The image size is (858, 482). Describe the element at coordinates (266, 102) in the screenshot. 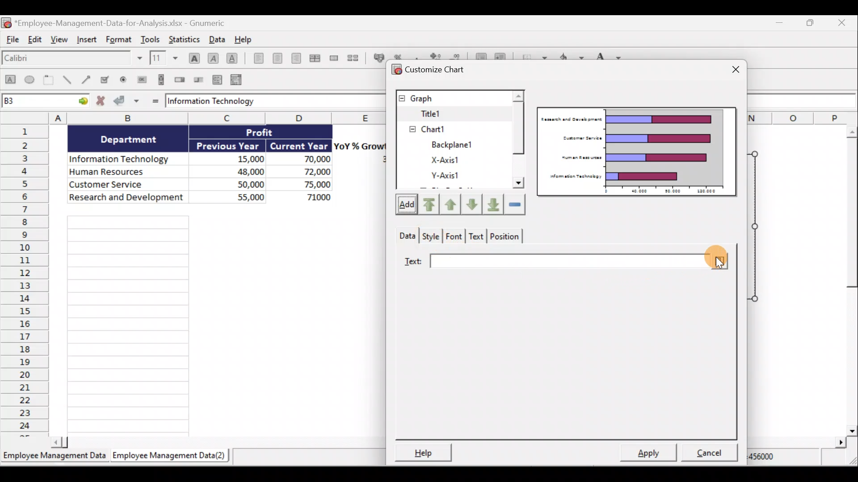

I see `Information Technology` at that location.